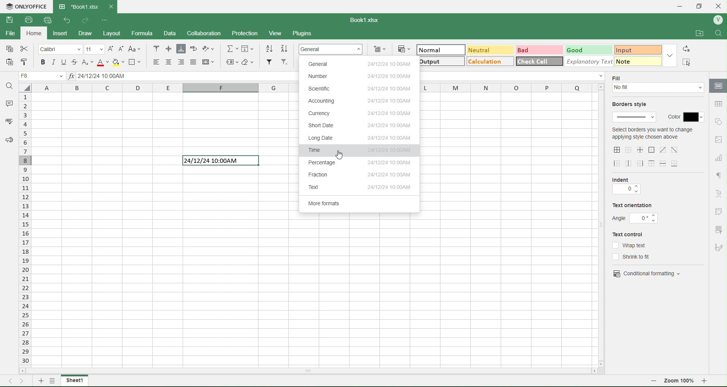  What do you see at coordinates (87, 62) in the screenshot?
I see `Subscript/Superscript` at bounding box center [87, 62].